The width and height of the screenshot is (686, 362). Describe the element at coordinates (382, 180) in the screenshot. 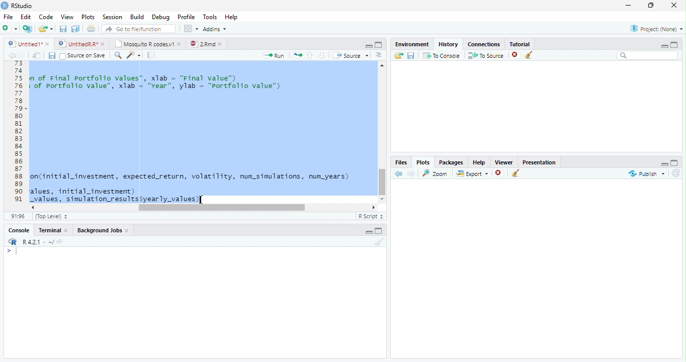

I see `Scroll Bar` at that location.